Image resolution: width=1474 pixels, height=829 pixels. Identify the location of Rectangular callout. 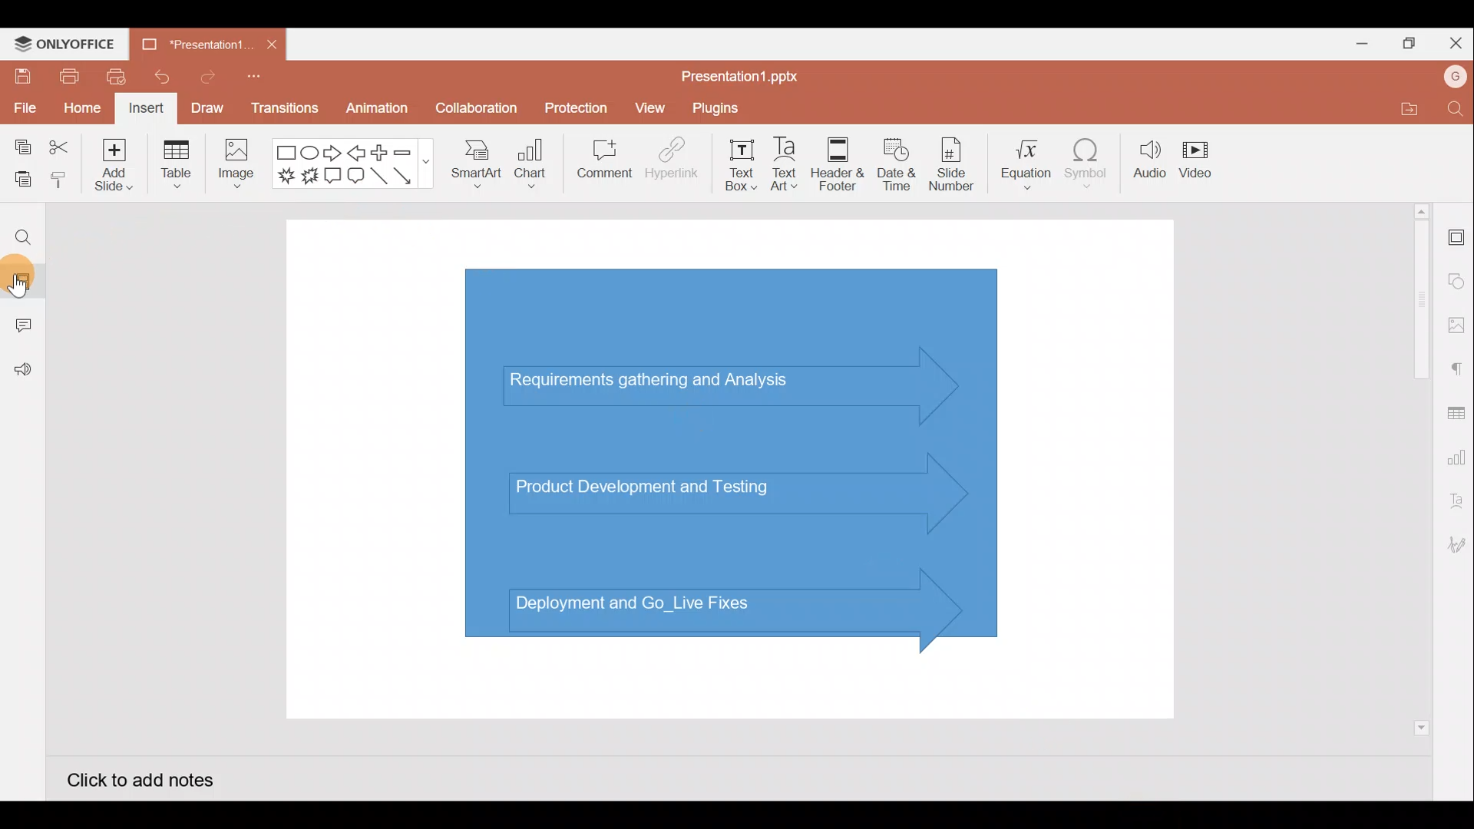
(332, 175).